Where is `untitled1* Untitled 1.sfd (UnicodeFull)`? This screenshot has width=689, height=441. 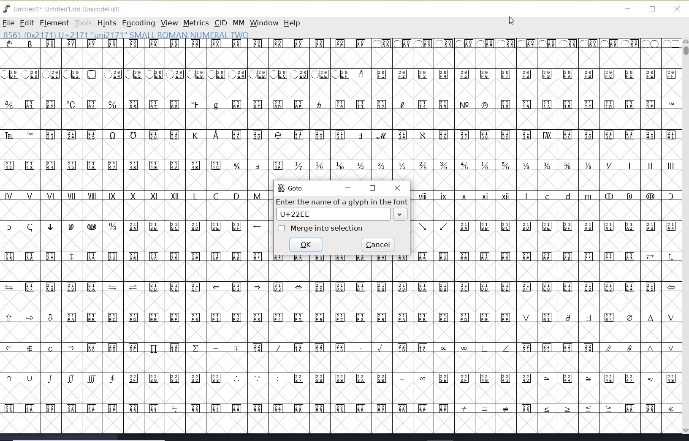 untitled1* Untitled 1.sfd (UnicodeFull) is located at coordinates (71, 8).